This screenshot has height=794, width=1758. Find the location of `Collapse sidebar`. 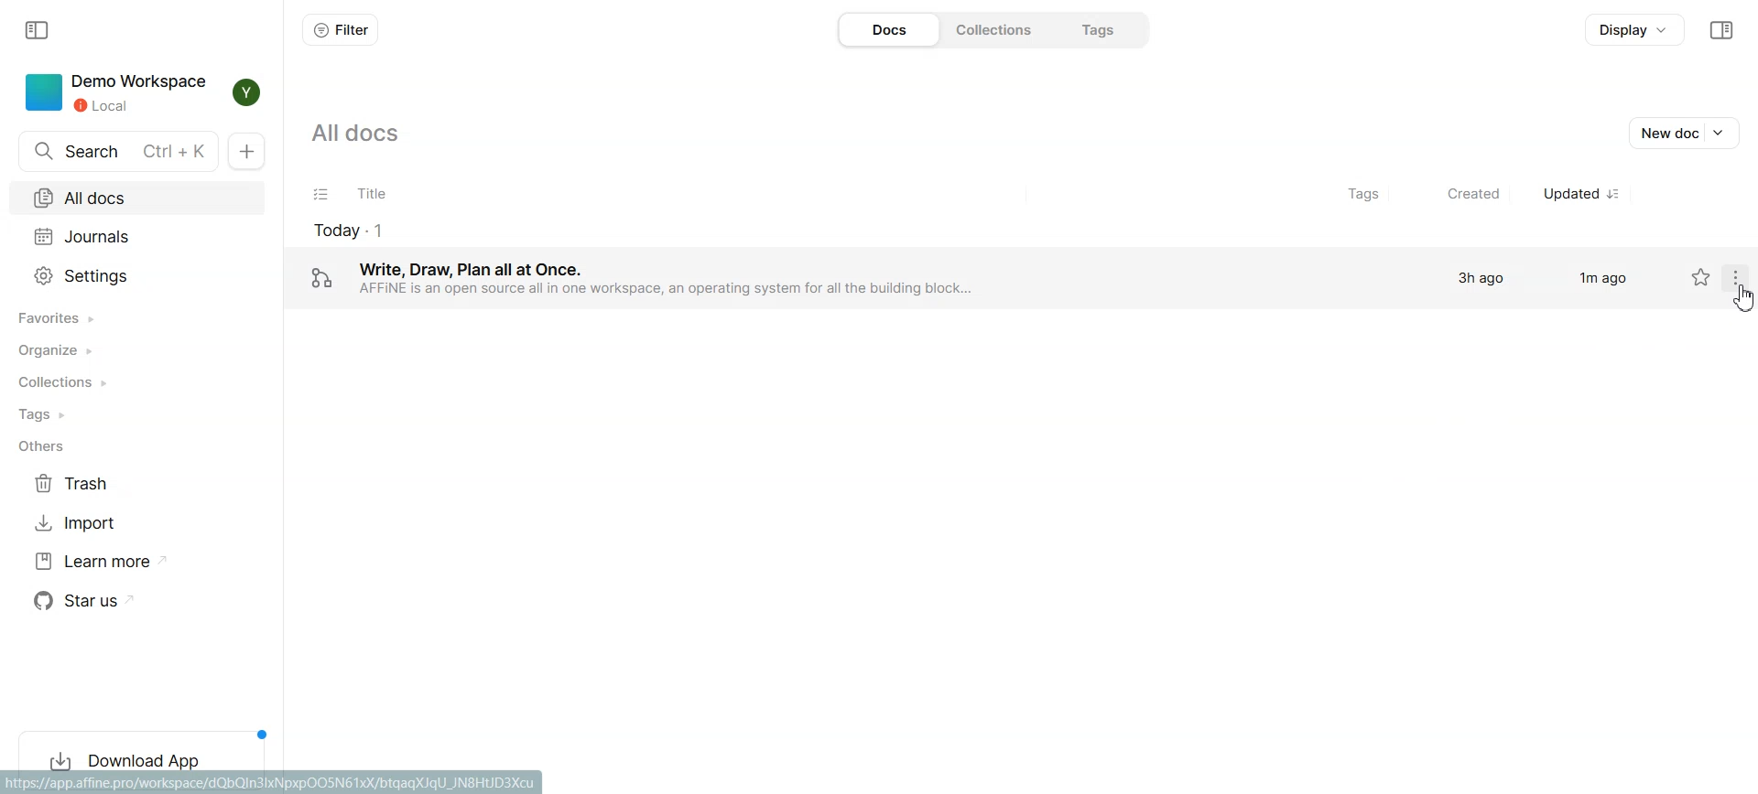

Collapse sidebar is located at coordinates (1724, 30).